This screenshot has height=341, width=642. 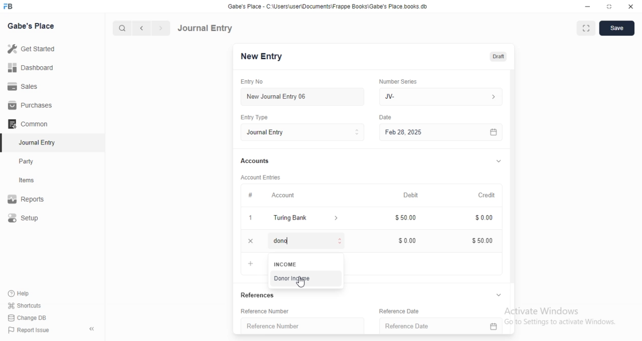 I want to click on Purchases, so click(x=32, y=105).